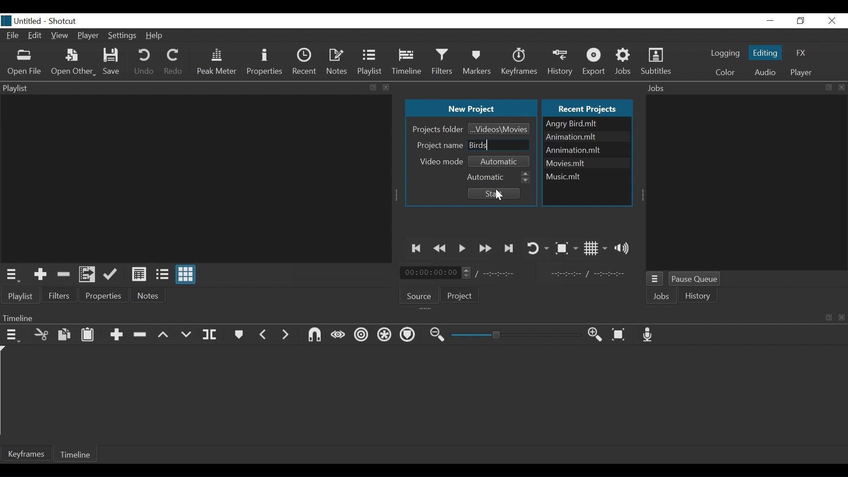  I want to click on Open File, so click(25, 62).